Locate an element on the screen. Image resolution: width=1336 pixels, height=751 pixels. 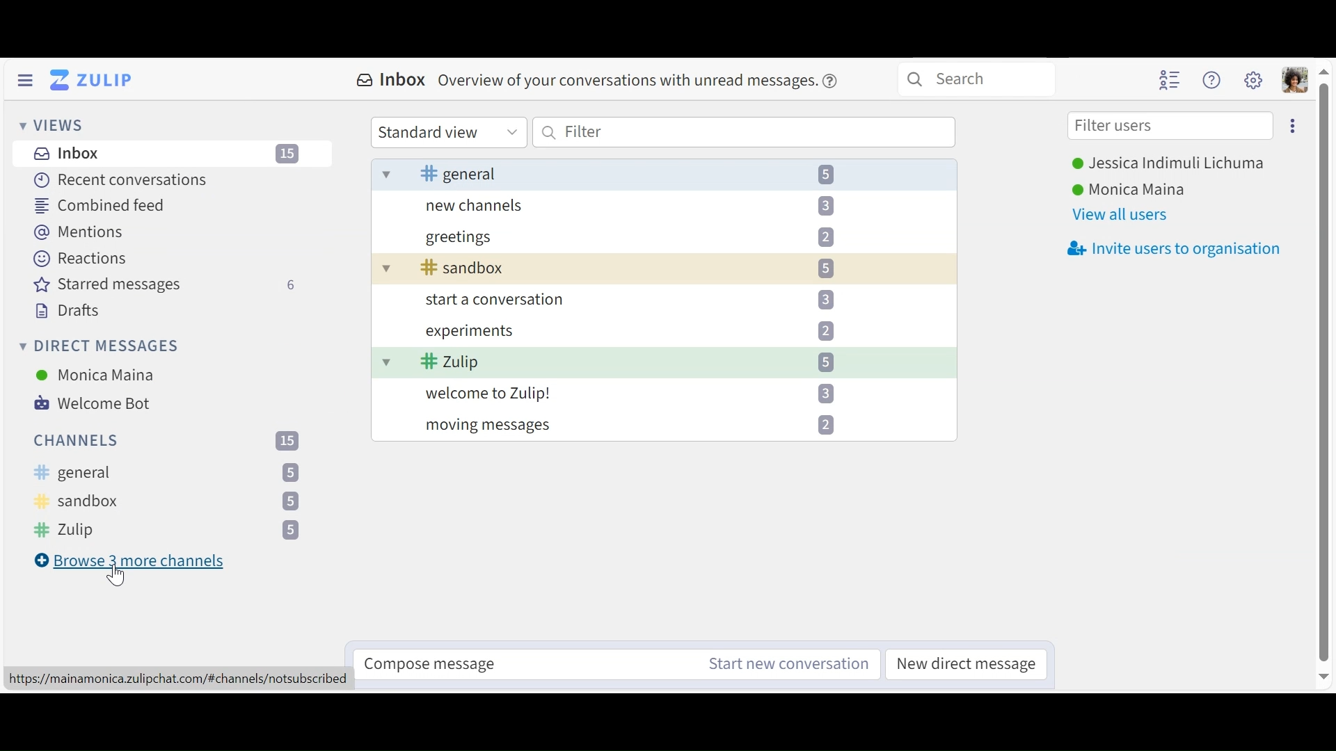
users is located at coordinates (1133, 188).